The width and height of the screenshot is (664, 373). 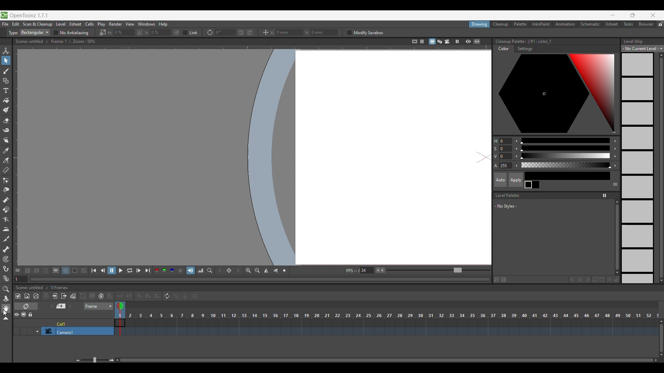 What do you see at coordinates (500, 24) in the screenshot?
I see `Cleanup` at bounding box center [500, 24].